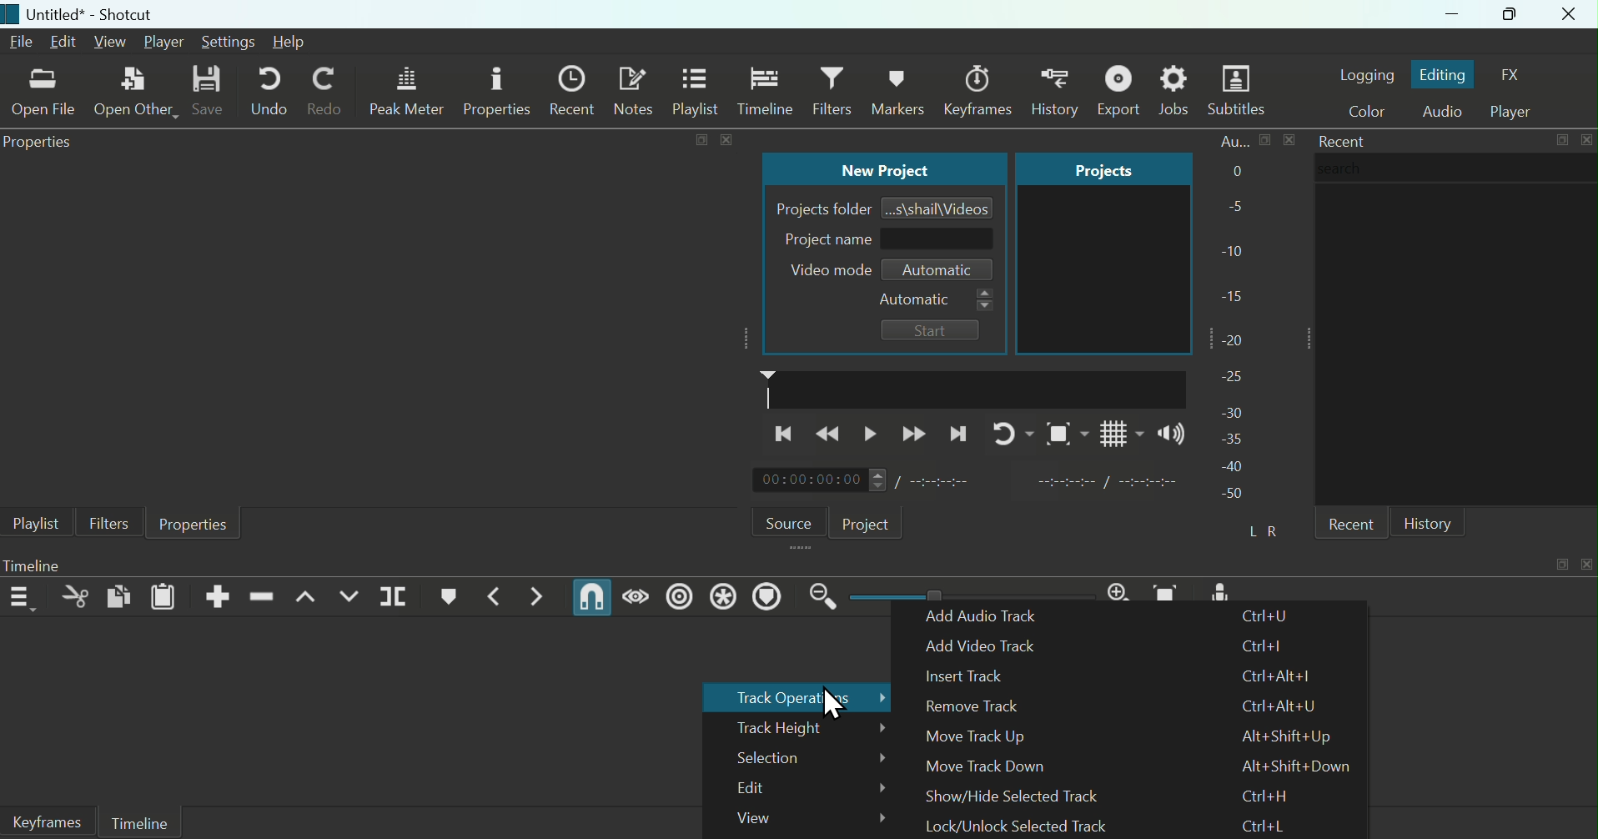 This screenshot has height=839, width=1598. Describe the element at coordinates (1234, 466) in the screenshot. I see `-40` at that location.